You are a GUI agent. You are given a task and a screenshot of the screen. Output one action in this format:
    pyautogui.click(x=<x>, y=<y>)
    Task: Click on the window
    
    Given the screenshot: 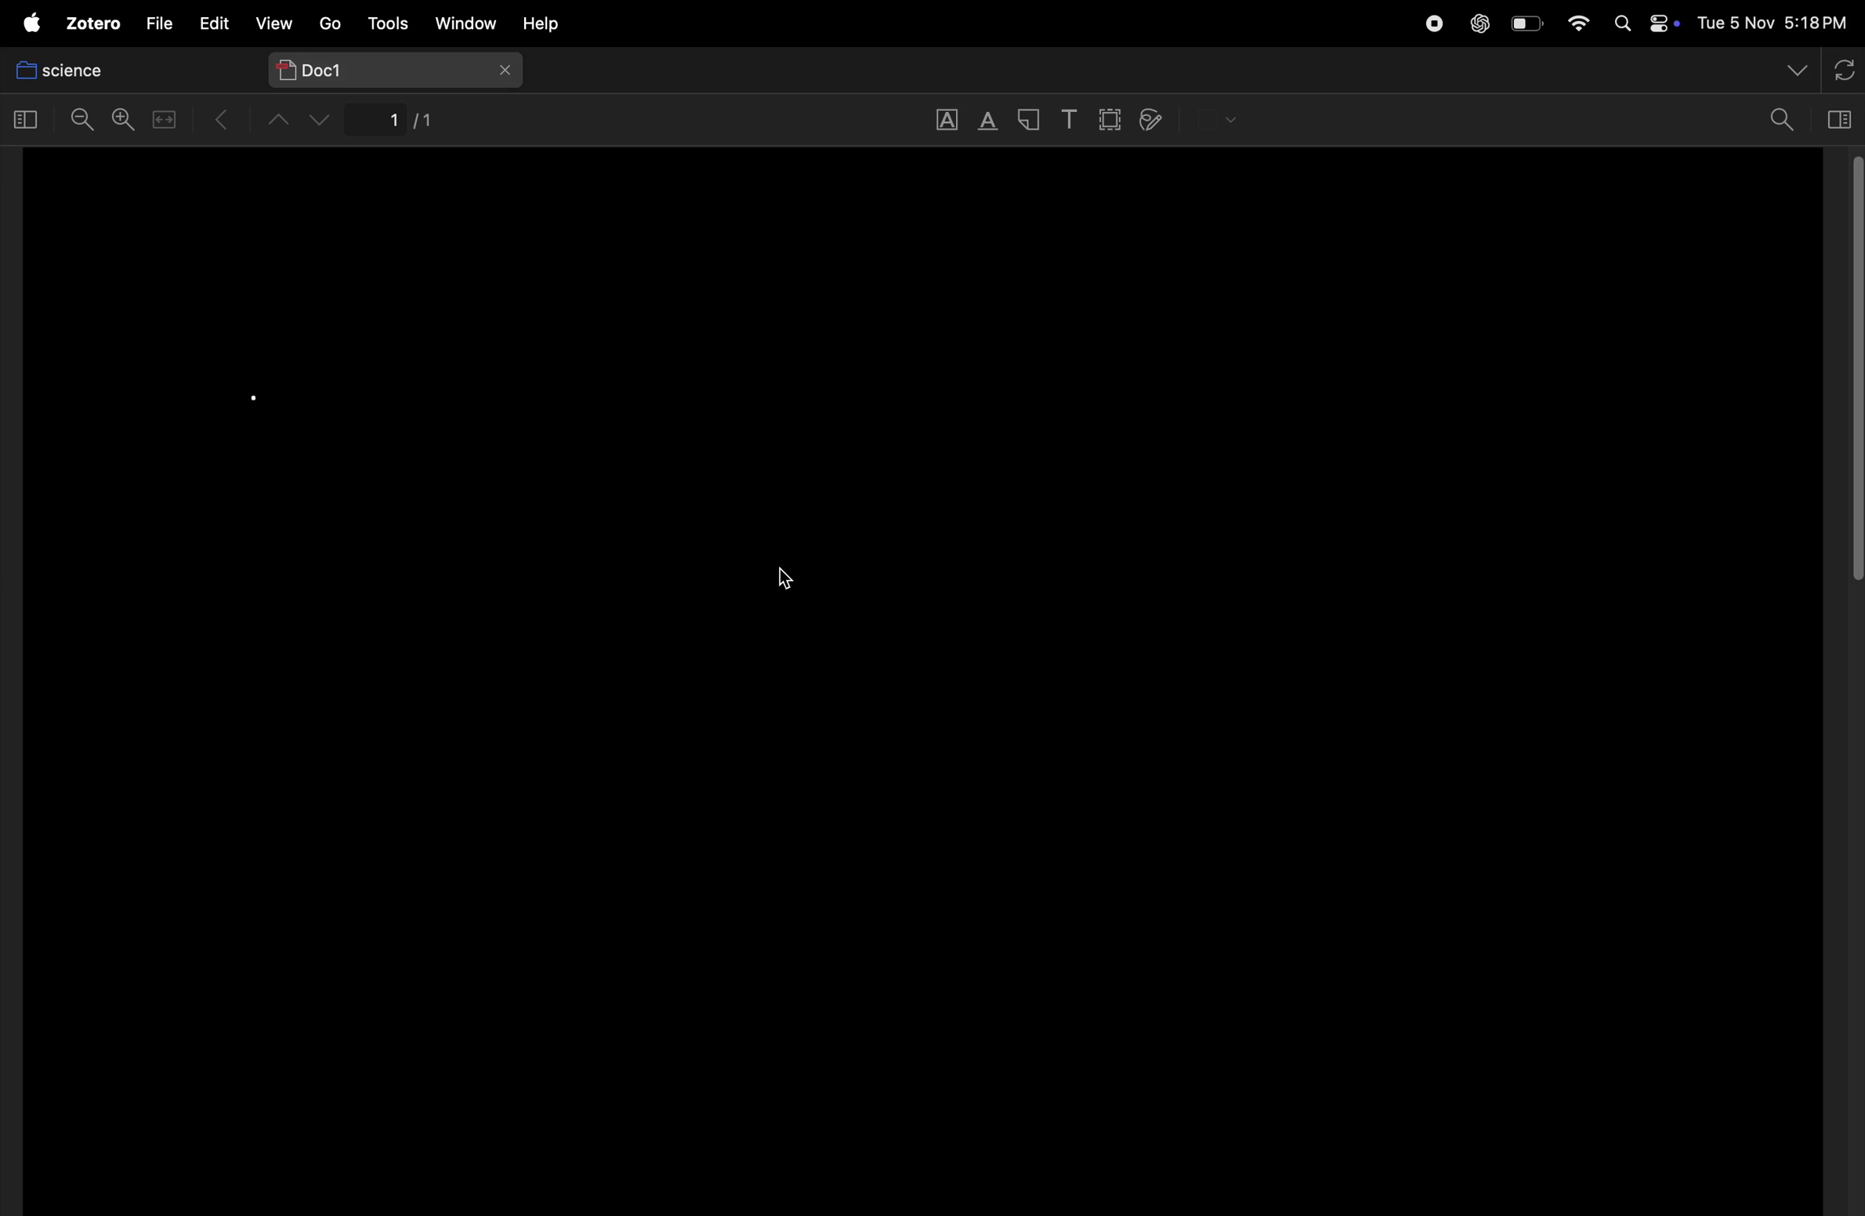 What is the action you would take?
    pyautogui.click(x=471, y=24)
    